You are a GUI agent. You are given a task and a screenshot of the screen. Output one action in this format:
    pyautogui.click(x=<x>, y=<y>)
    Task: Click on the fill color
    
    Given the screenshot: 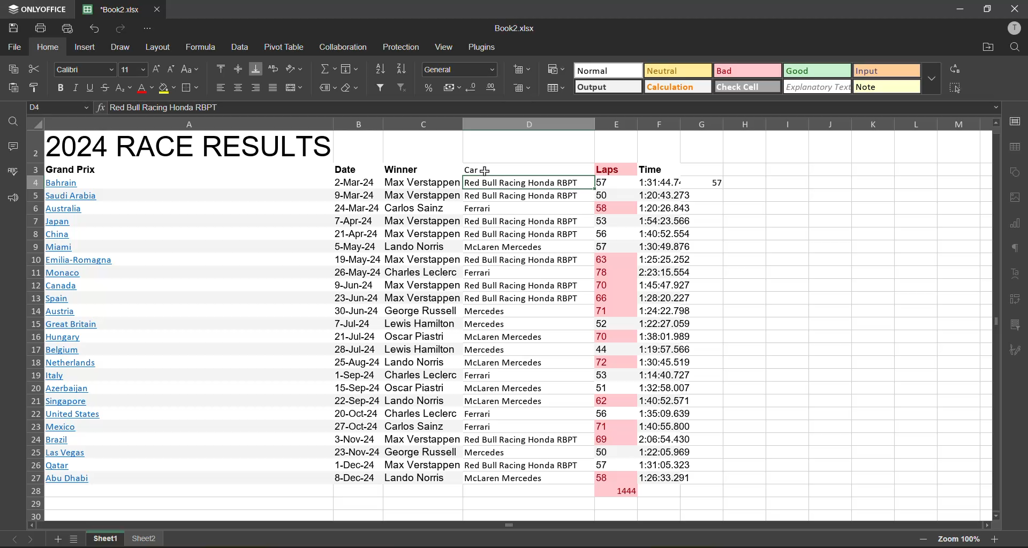 What is the action you would take?
    pyautogui.click(x=167, y=88)
    